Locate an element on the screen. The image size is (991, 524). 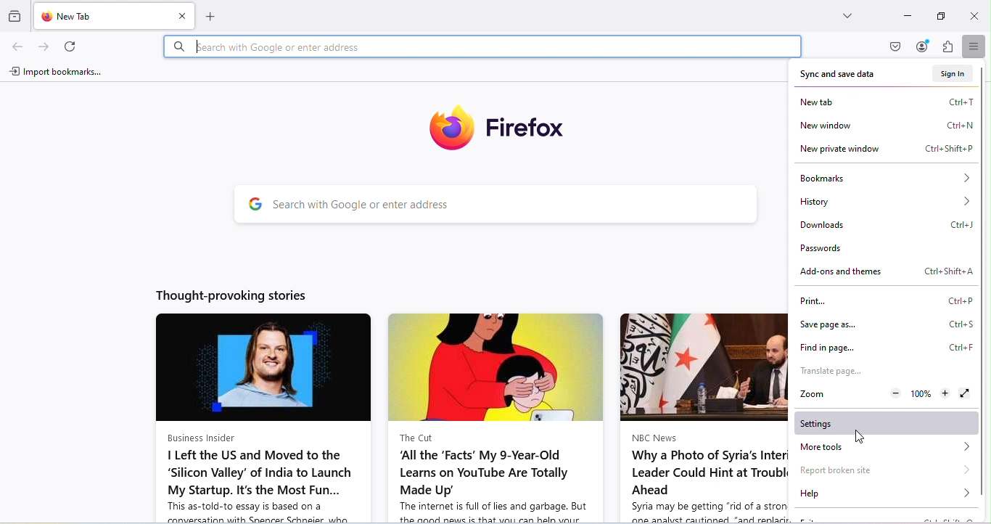
Reset zoom level is located at coordinates (919, 396).